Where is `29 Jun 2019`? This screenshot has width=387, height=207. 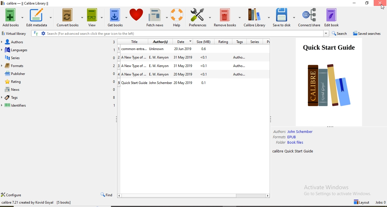
29 Jun 2019 is located at coordinates (184, 49).